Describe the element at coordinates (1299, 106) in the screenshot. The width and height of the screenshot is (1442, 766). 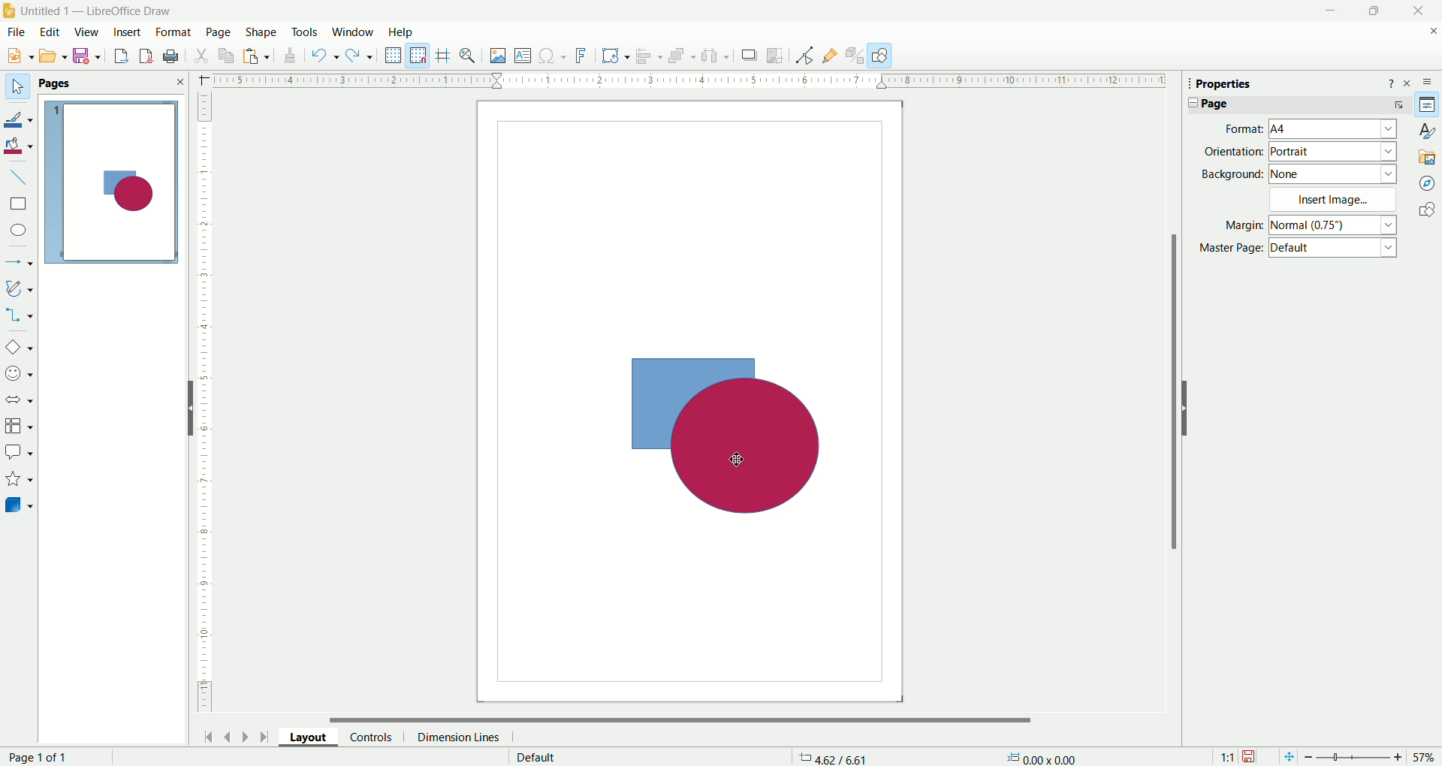
I see `page` at that location.